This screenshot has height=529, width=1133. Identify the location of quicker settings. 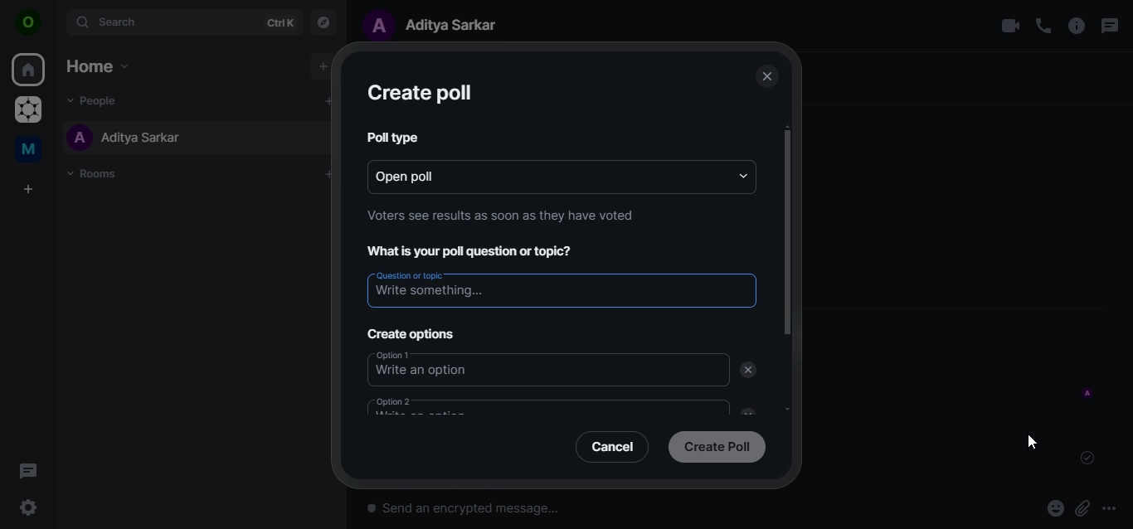
(31, 508).